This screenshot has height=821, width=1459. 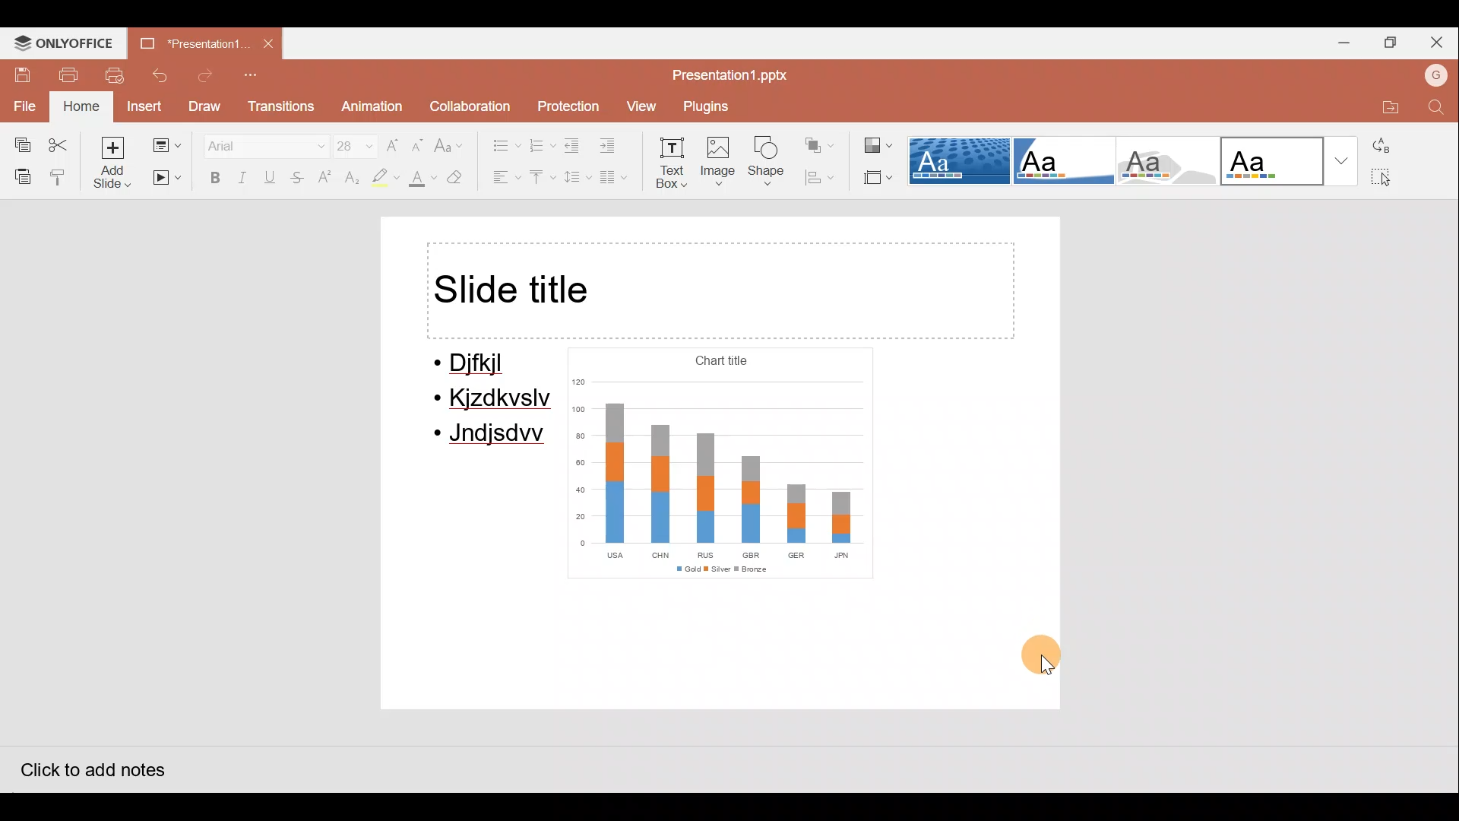 I want to click on Copy, so click(x=21, y=145).